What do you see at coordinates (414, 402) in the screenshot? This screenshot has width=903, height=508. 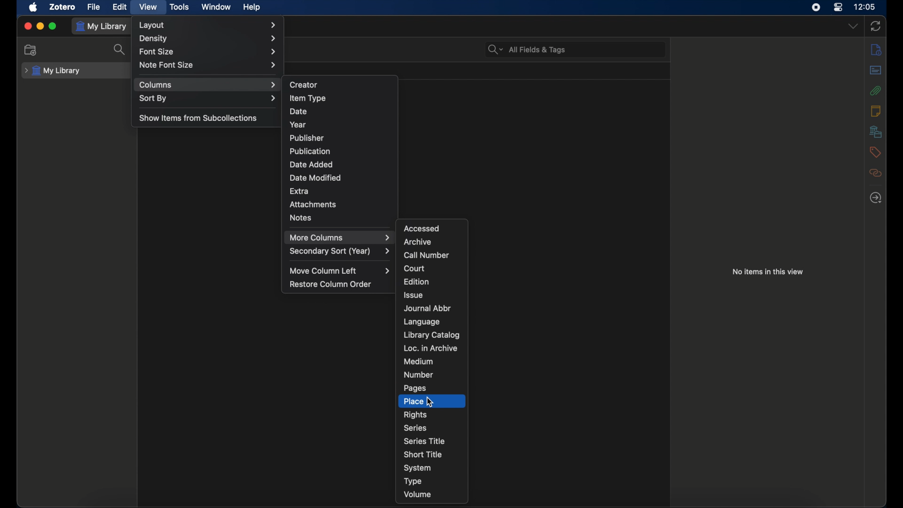 I see `place` at bounding box center [414, 402].